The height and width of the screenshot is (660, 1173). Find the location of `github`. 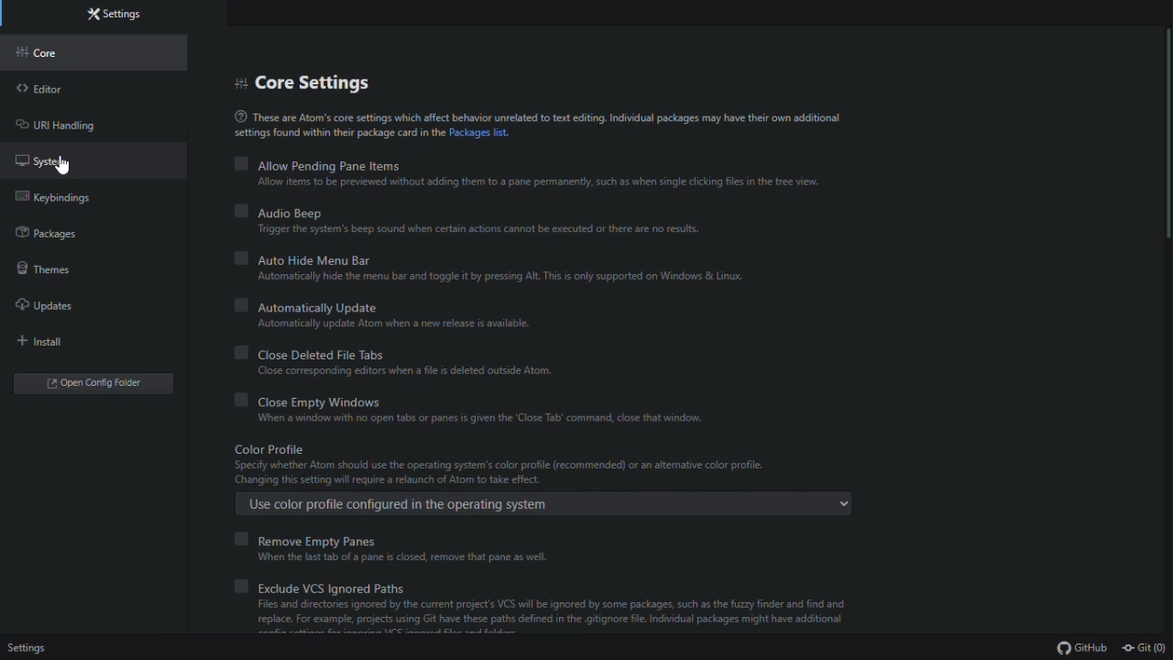

github is located at coordinates (1081, 647).